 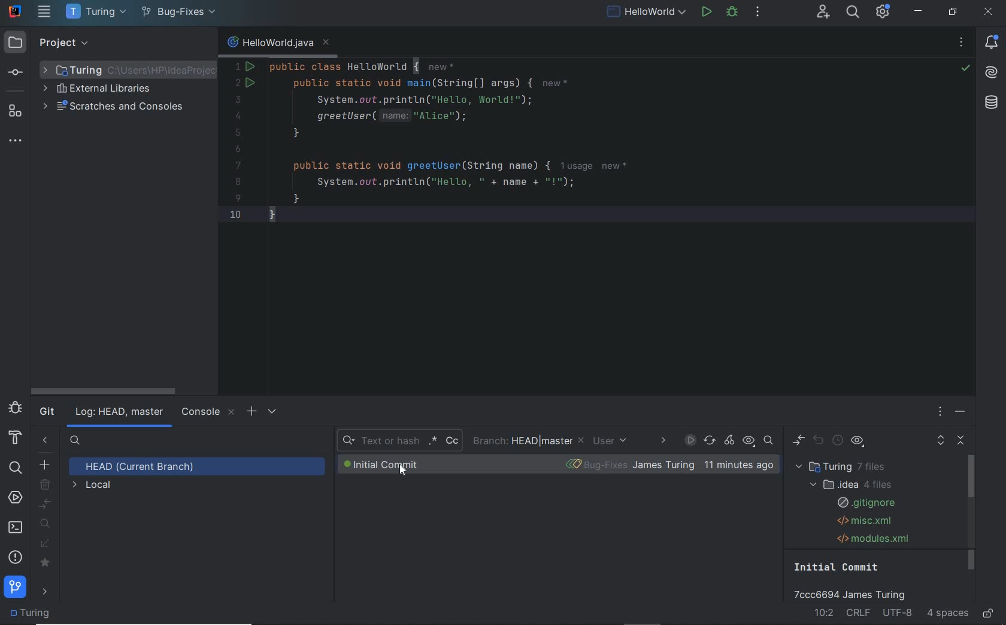 I want to click on make file ready only, so click(x=989, y=614).